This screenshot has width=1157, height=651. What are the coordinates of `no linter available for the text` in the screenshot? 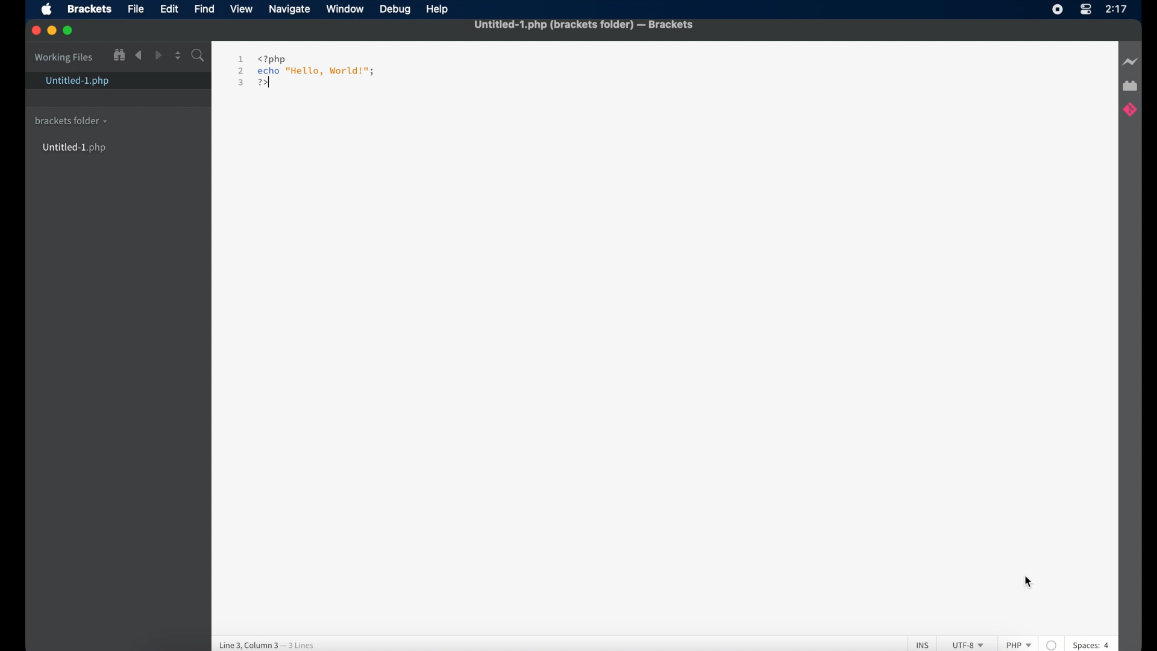 It's located at (1053, 644).